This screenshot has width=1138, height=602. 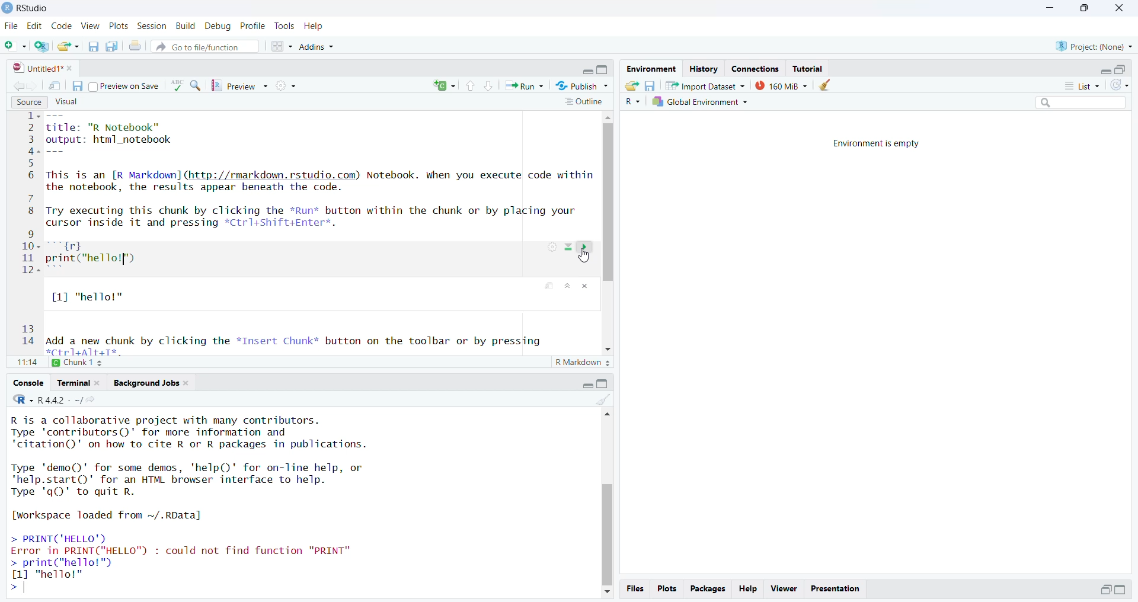 What do you see at coordinates (749, 588) in the screenshot?
I see `help` at bounding box center [749, 588].